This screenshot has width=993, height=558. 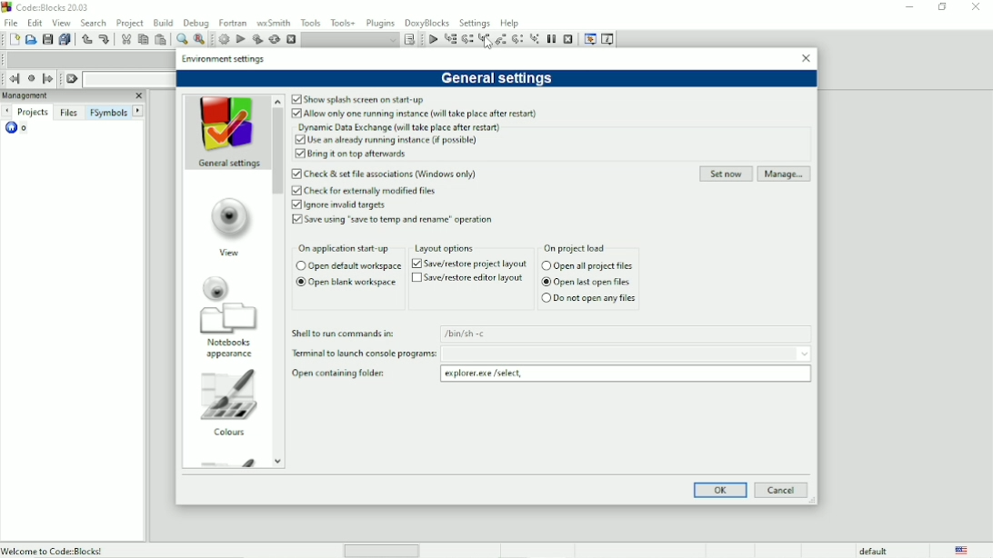 I want to click on Environment settings, so click(x=223, y=58).